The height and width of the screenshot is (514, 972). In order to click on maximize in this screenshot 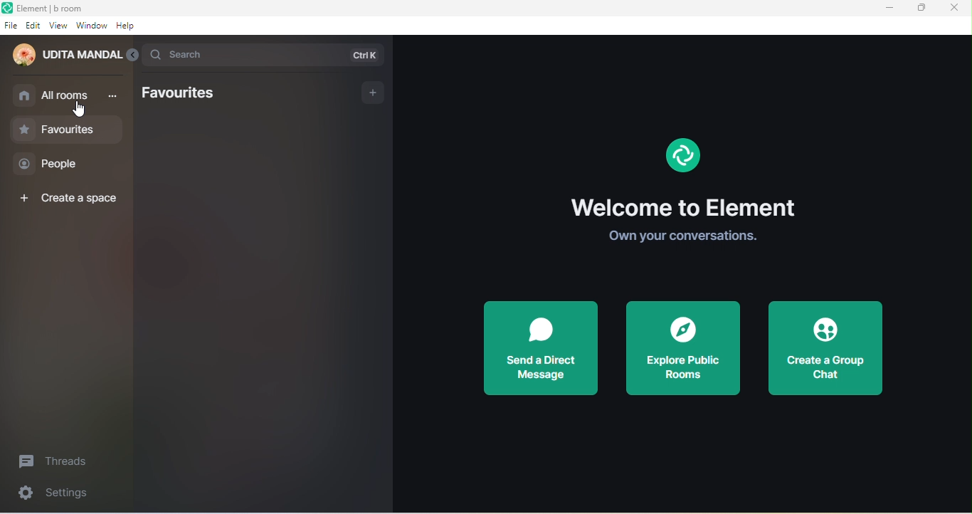, I will do `click(922, 8)`.